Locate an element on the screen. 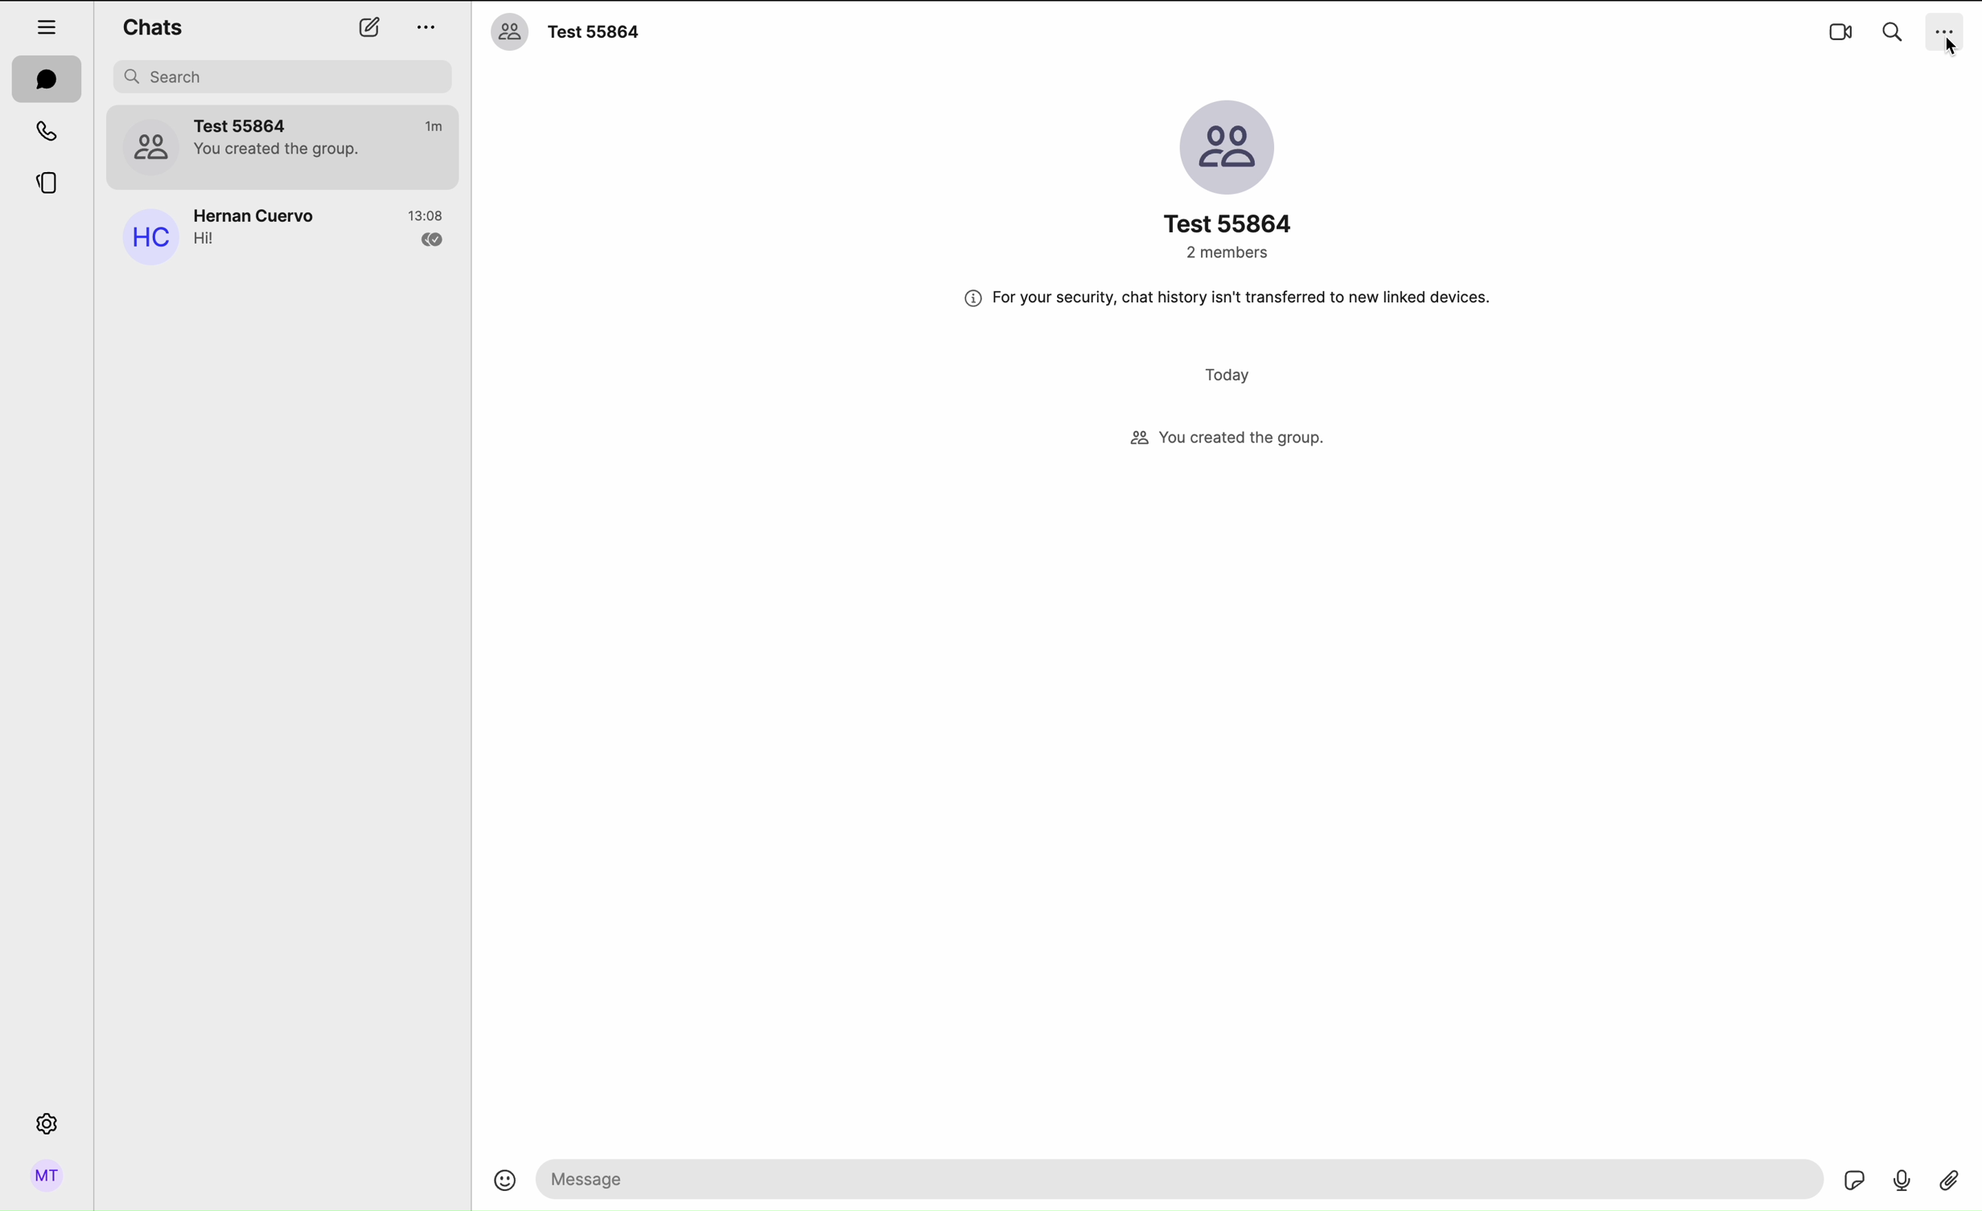  videocall is located at coordinates (1840, 27).